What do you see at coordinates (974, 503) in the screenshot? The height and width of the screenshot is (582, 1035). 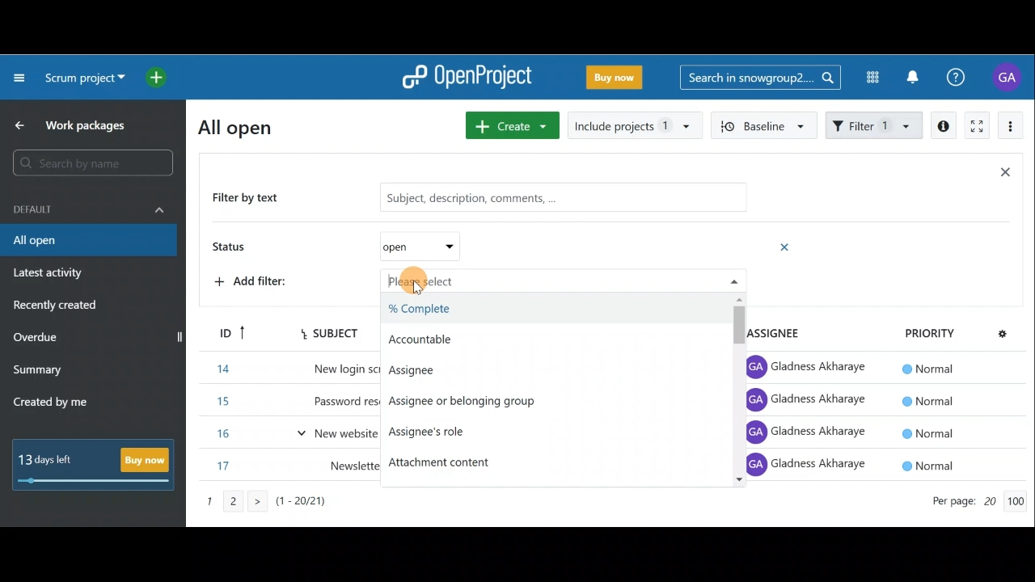 I see `Page count` at bounding box center [974, 503].